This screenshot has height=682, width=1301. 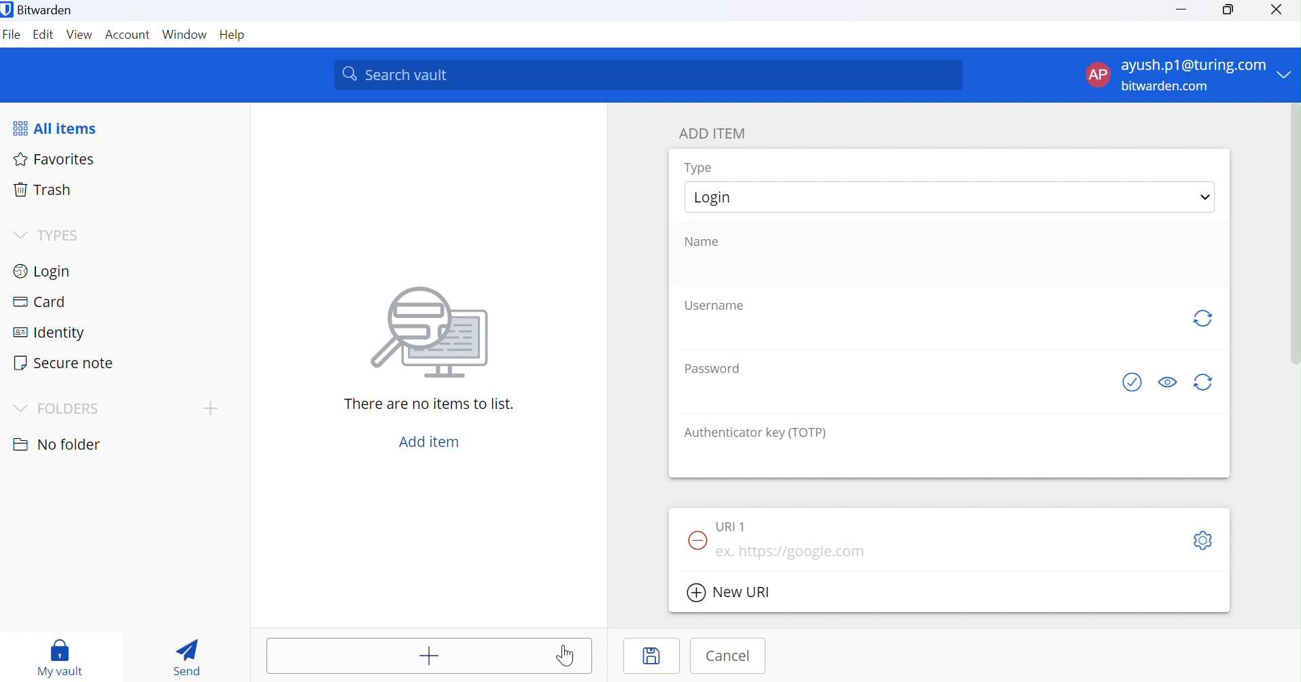 I want to click on Close, so click(x=1278, y=10).